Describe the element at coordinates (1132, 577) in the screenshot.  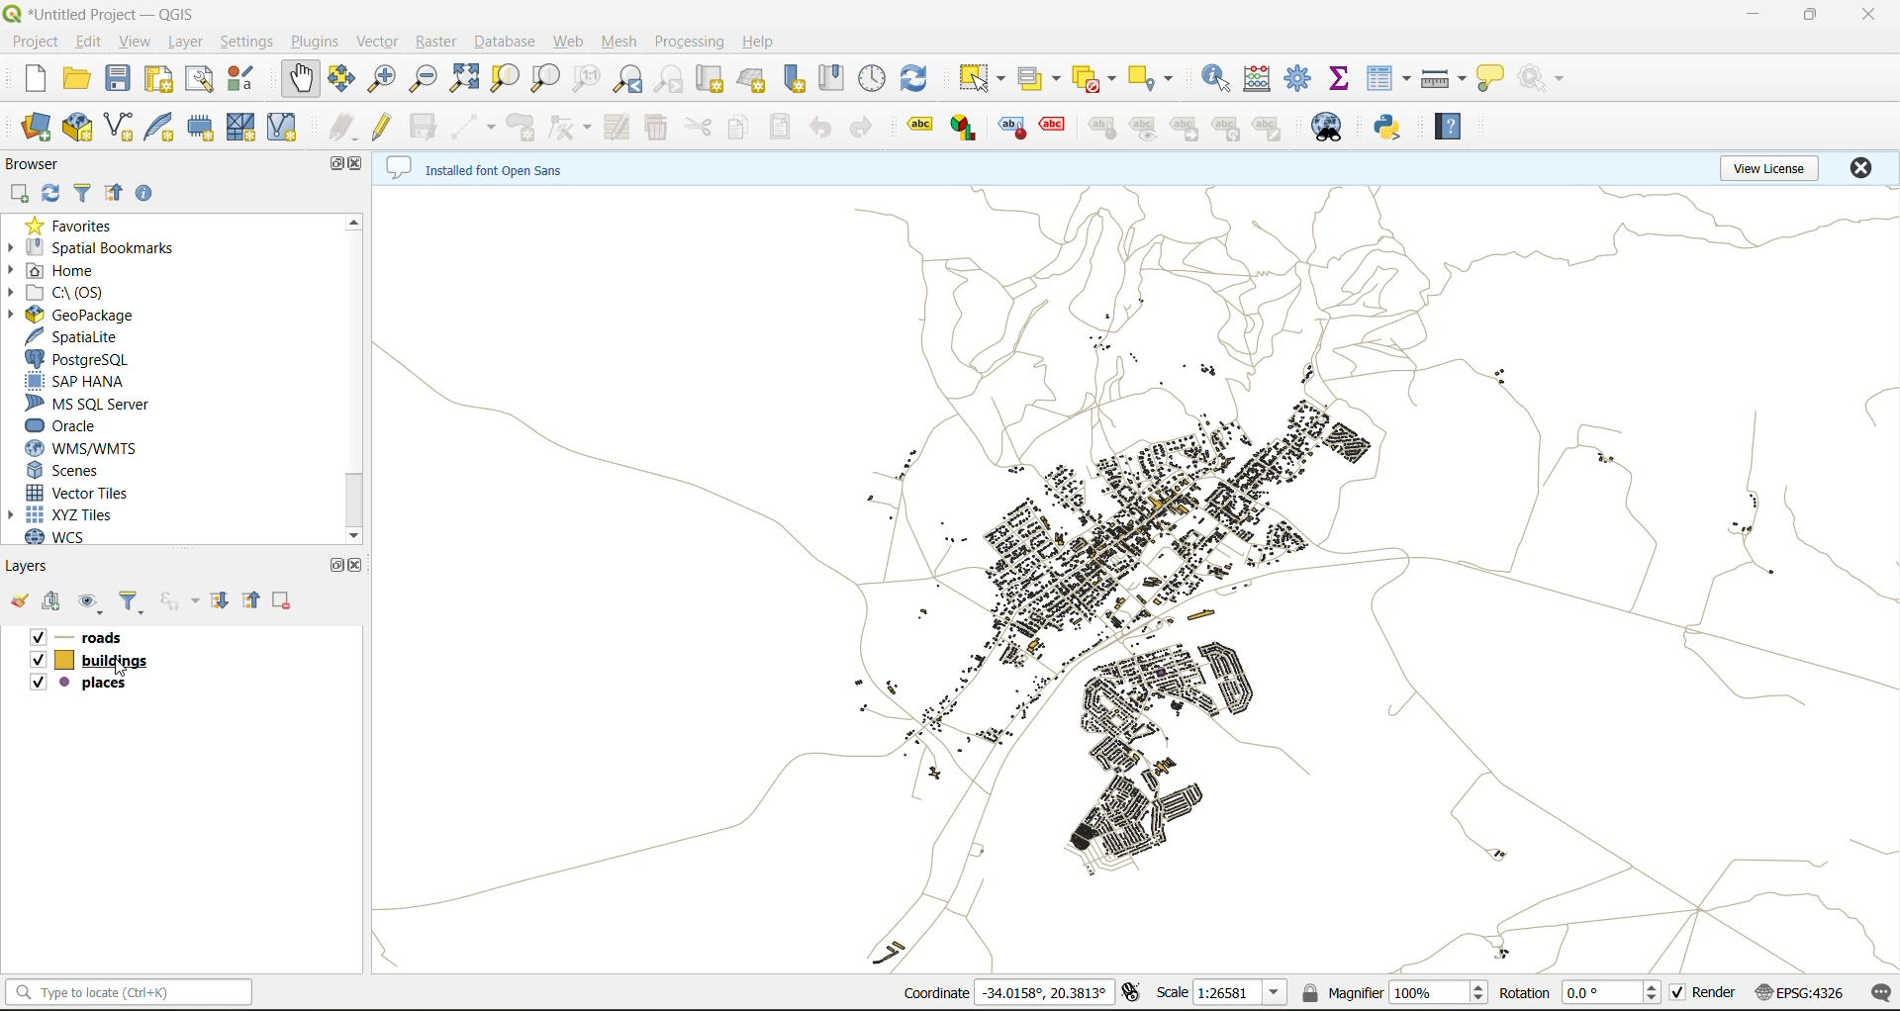
I see `layers` at that location.